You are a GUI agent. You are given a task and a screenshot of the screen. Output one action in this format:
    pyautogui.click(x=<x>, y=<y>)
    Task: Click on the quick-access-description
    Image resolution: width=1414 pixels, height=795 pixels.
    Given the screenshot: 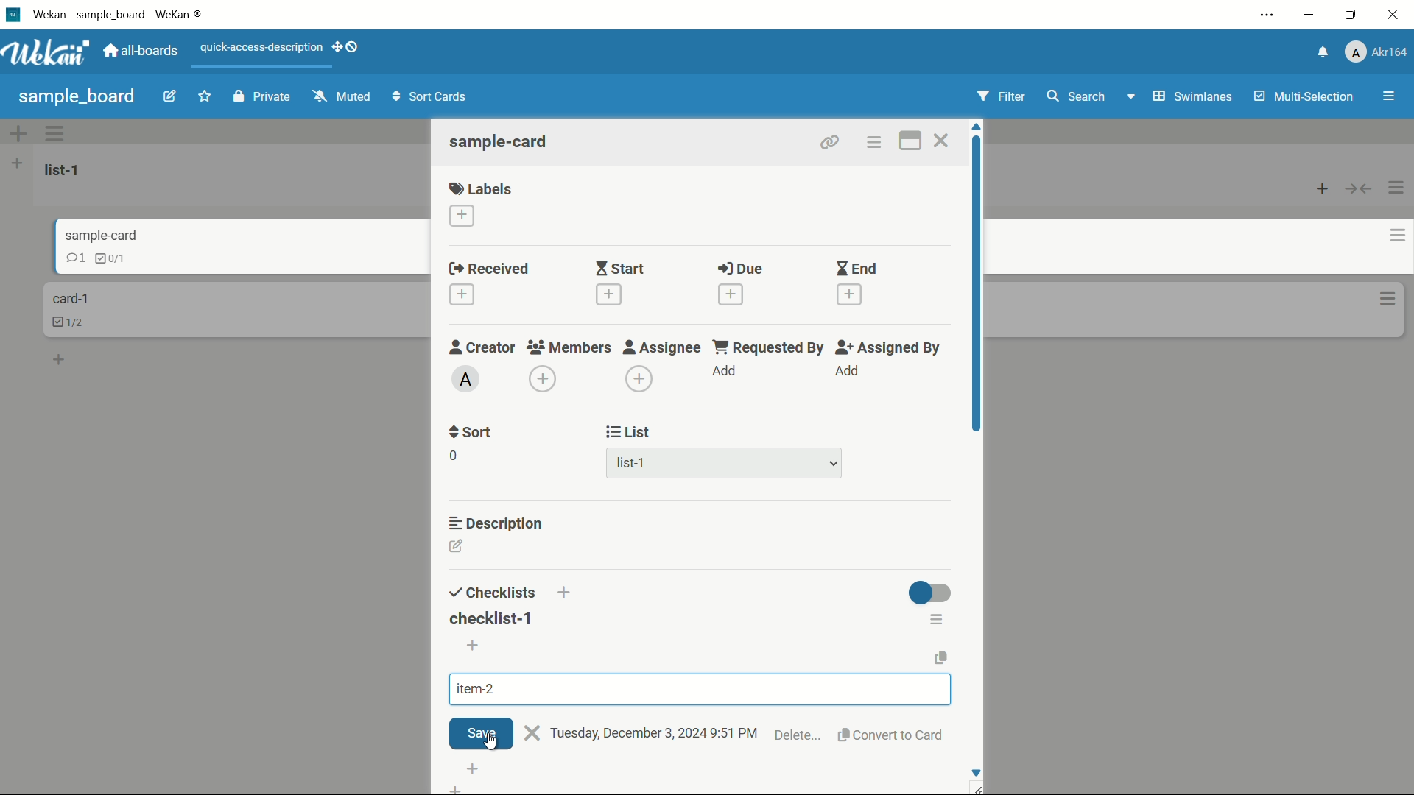 What is the action you would take?
    pyautogui.click(x=261, y=48)
    